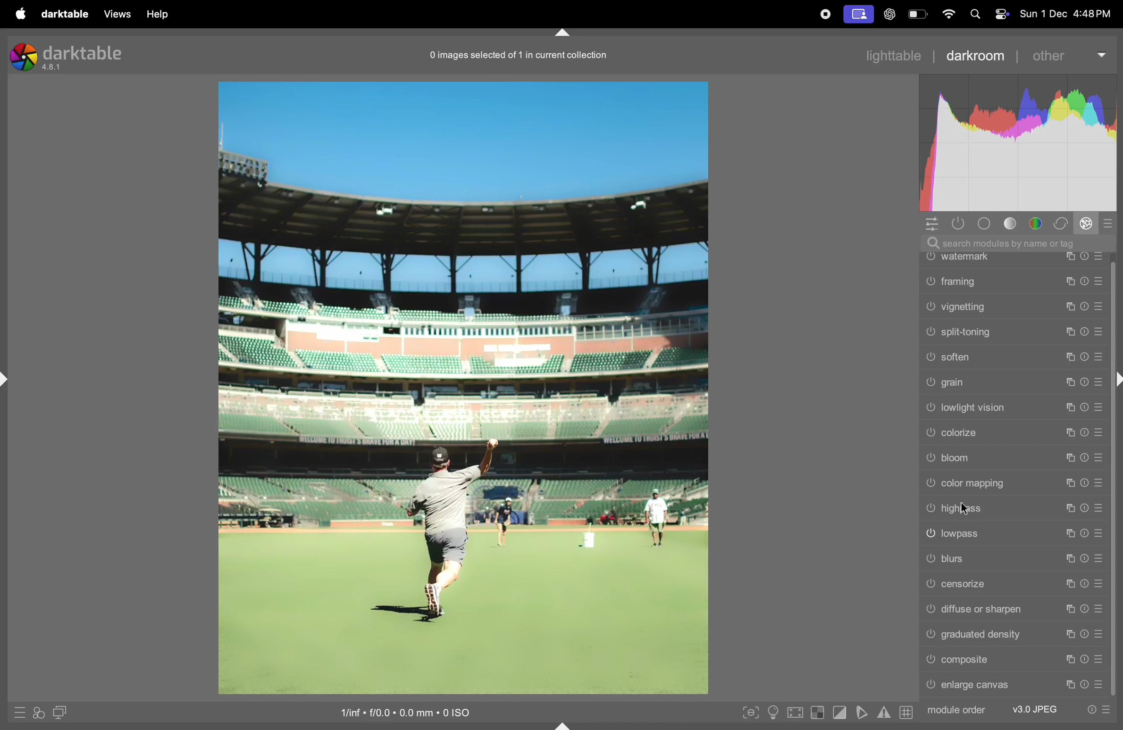  I want to click on enlarge canvas, so click(1014, 686).